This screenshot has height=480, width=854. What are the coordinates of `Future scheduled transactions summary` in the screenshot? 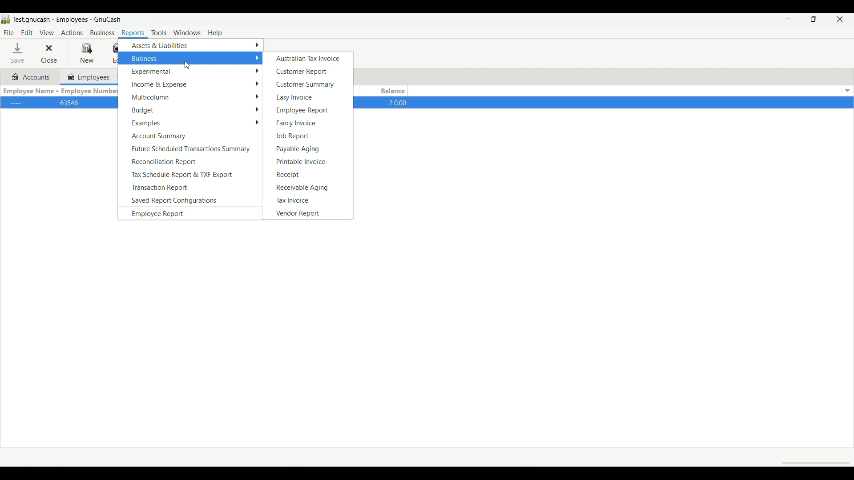 It's located at (189, 148).